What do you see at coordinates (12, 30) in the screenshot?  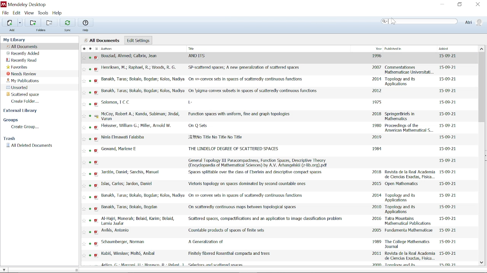 I see `Add` at bounding box center [12, 30].